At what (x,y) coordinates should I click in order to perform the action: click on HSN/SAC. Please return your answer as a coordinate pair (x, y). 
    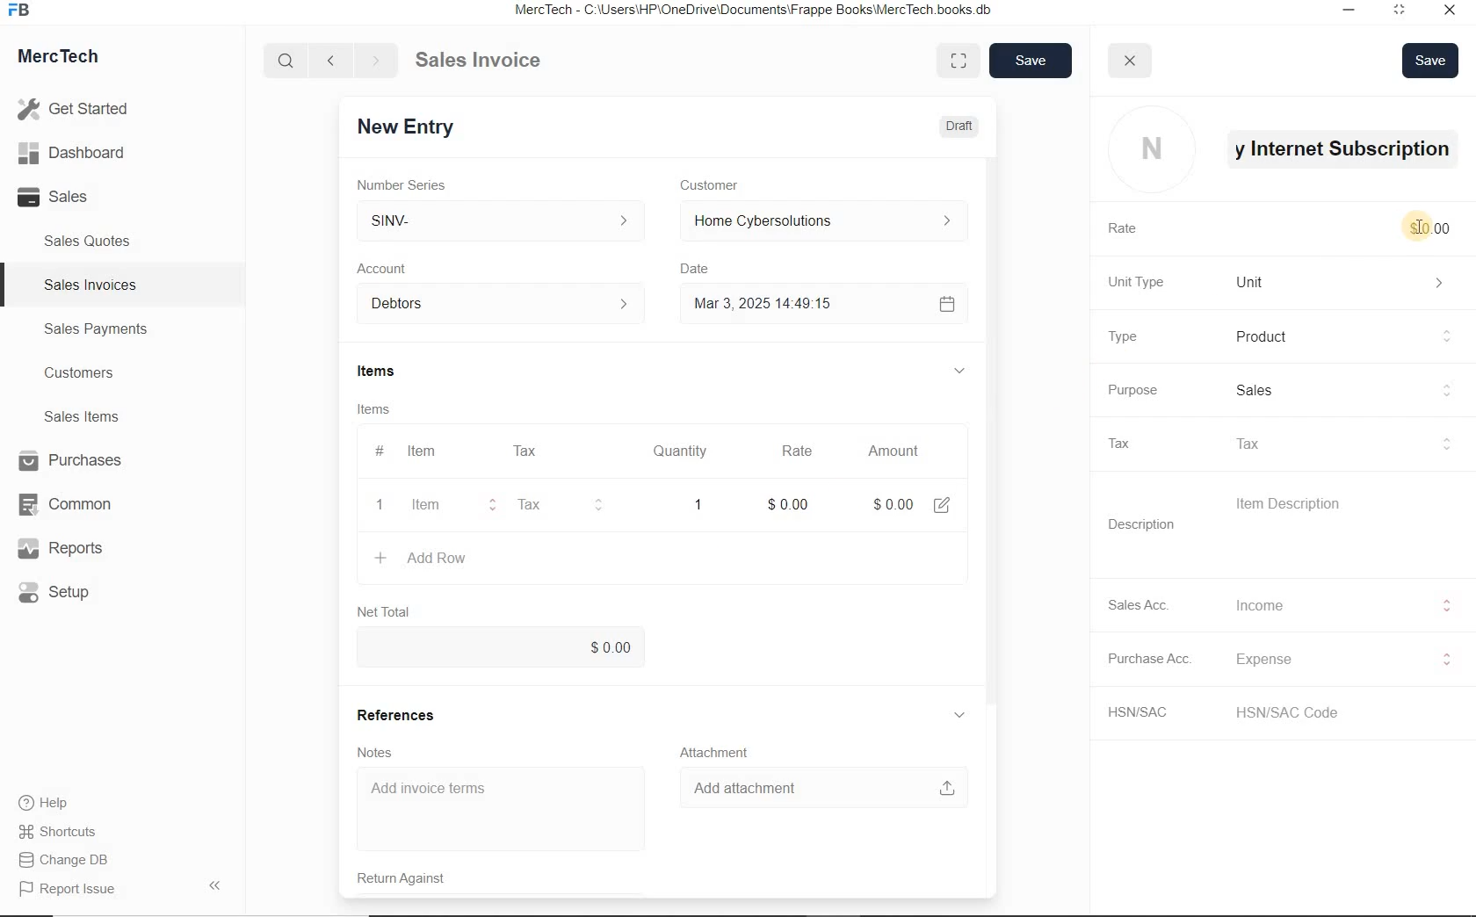
    Looking at the image, I should click on (1147, 712).